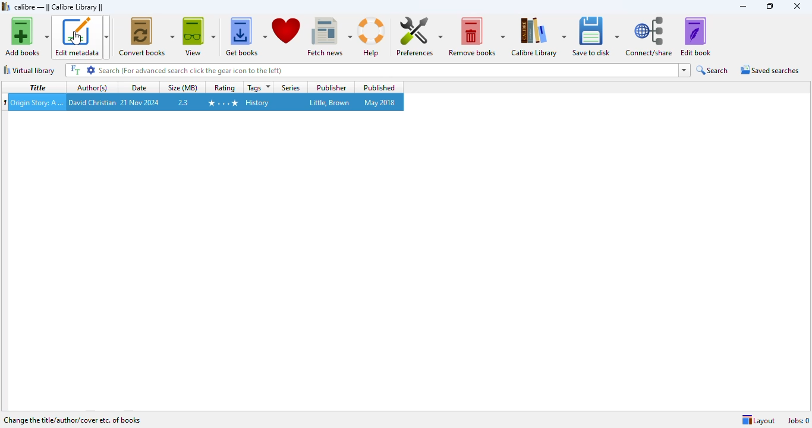 The width and height of the screenshot is (812, 428). What do you see at coordinates (800, 421) in the screenshot?
I see `jobs: 0` at bounding box center [800, 421].